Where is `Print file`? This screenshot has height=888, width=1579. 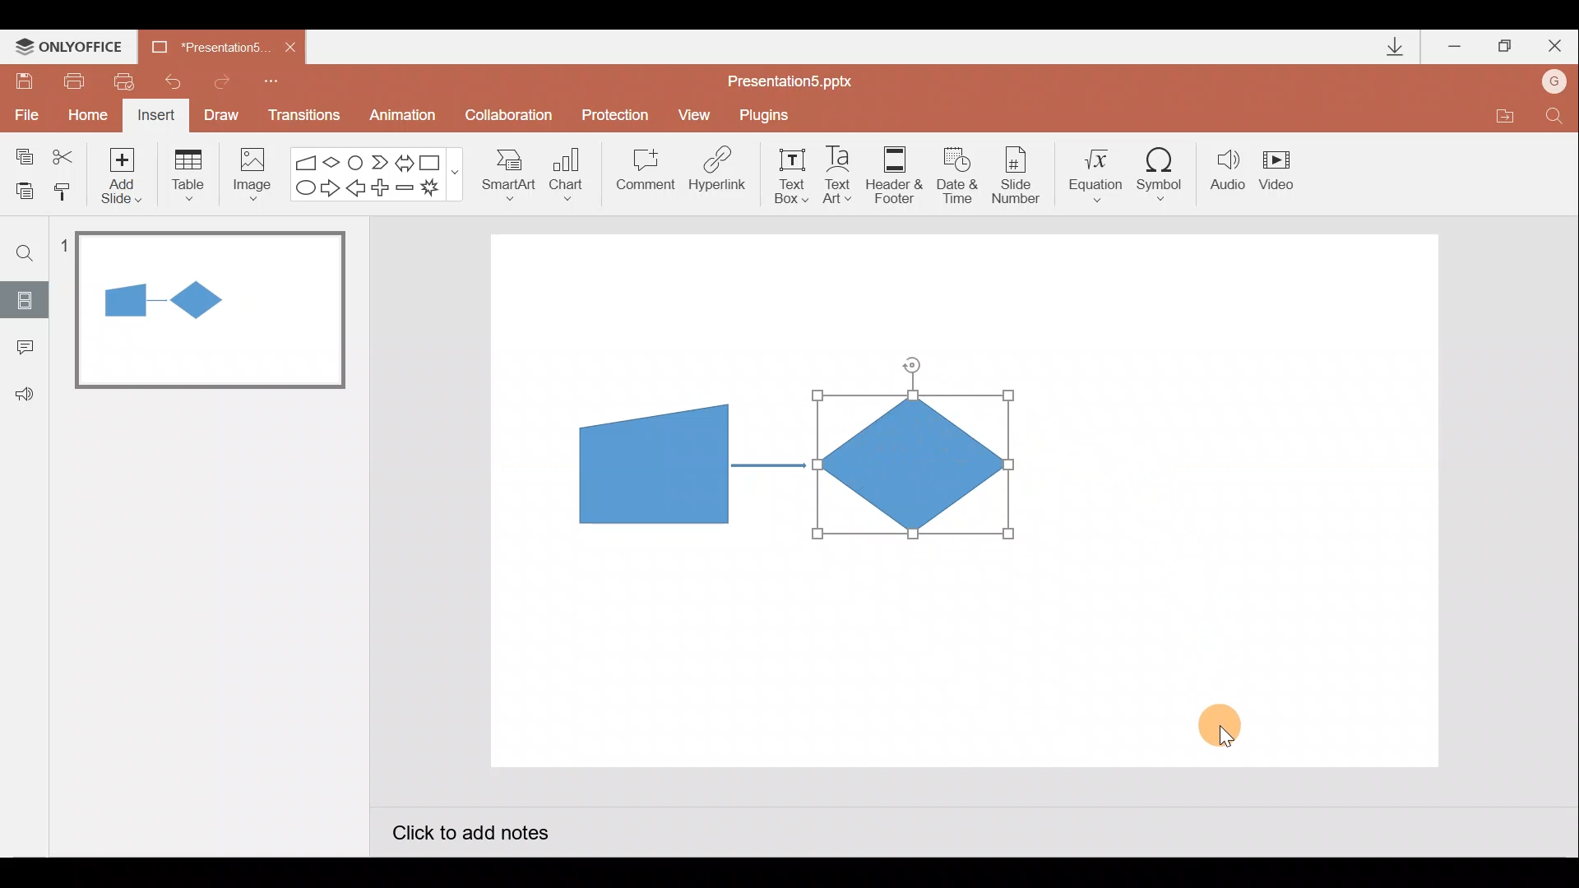
Print file is located at coordinates (71, 80).